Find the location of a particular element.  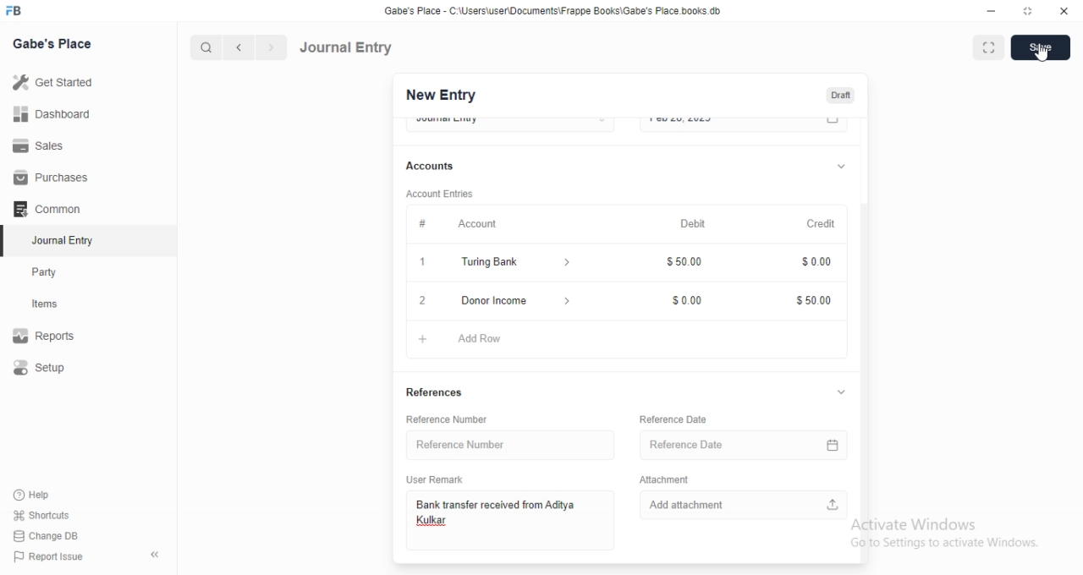

Entry Type is located at coordinates (509, 123).